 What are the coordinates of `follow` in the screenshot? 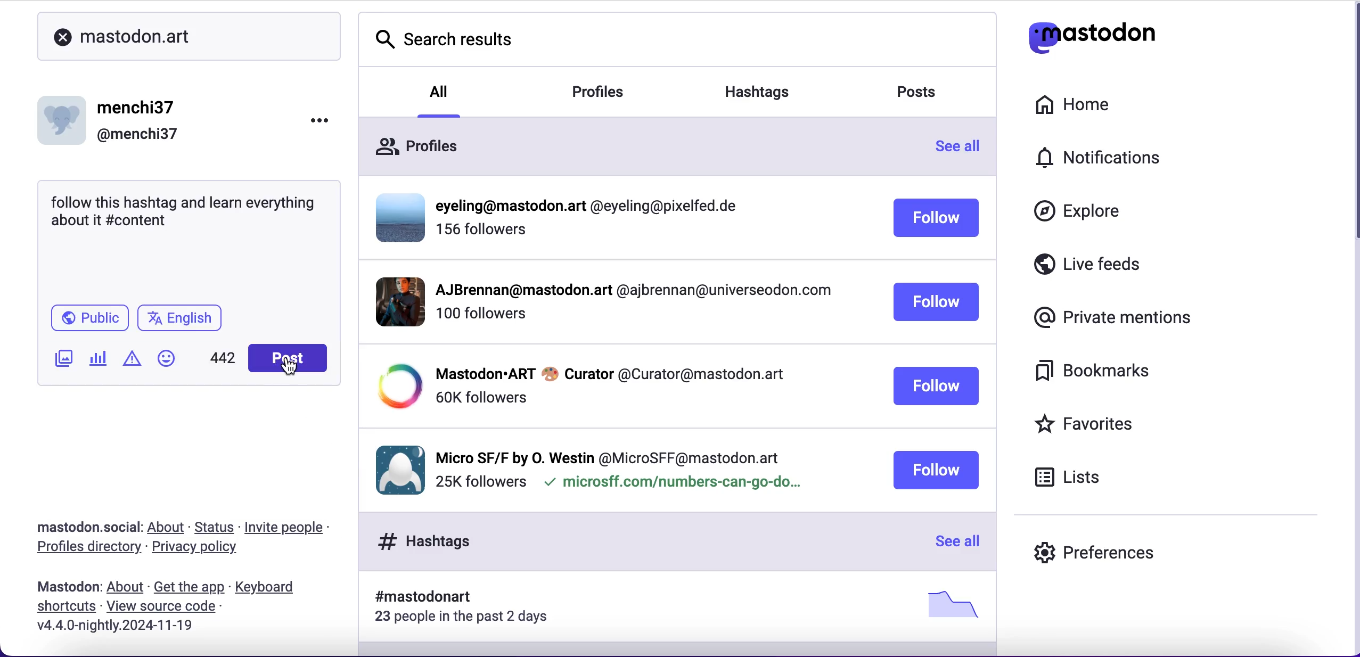 It's located at (936, 387).